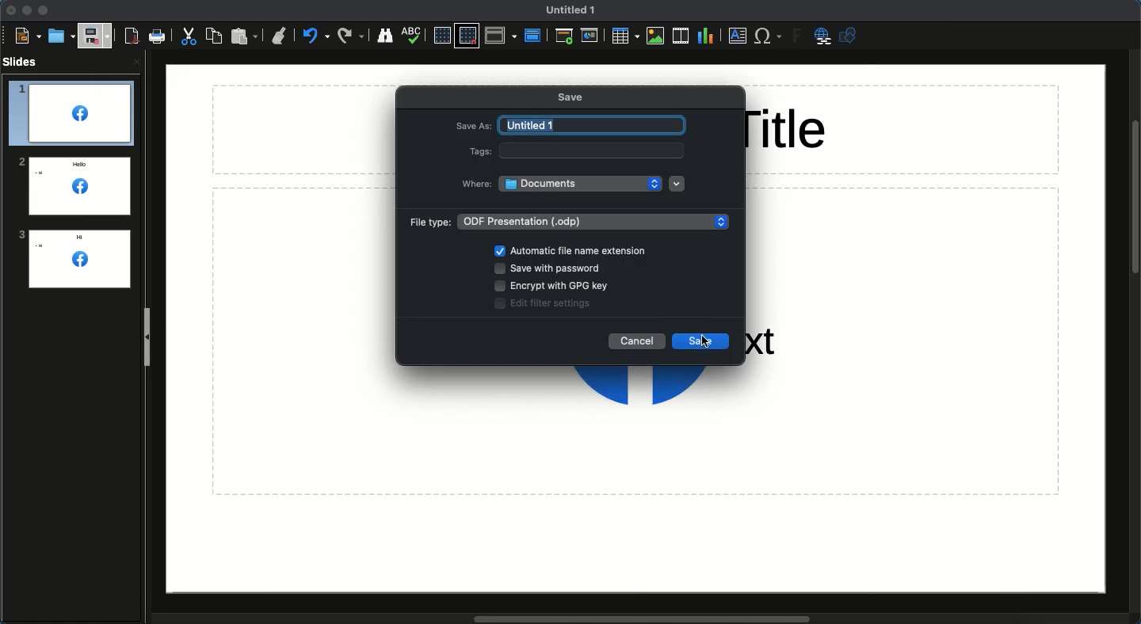 The image size is (1141, 624). Describe the element at coordinates (822, 36) in the screenshot. I see `Hyperlink` at that location.